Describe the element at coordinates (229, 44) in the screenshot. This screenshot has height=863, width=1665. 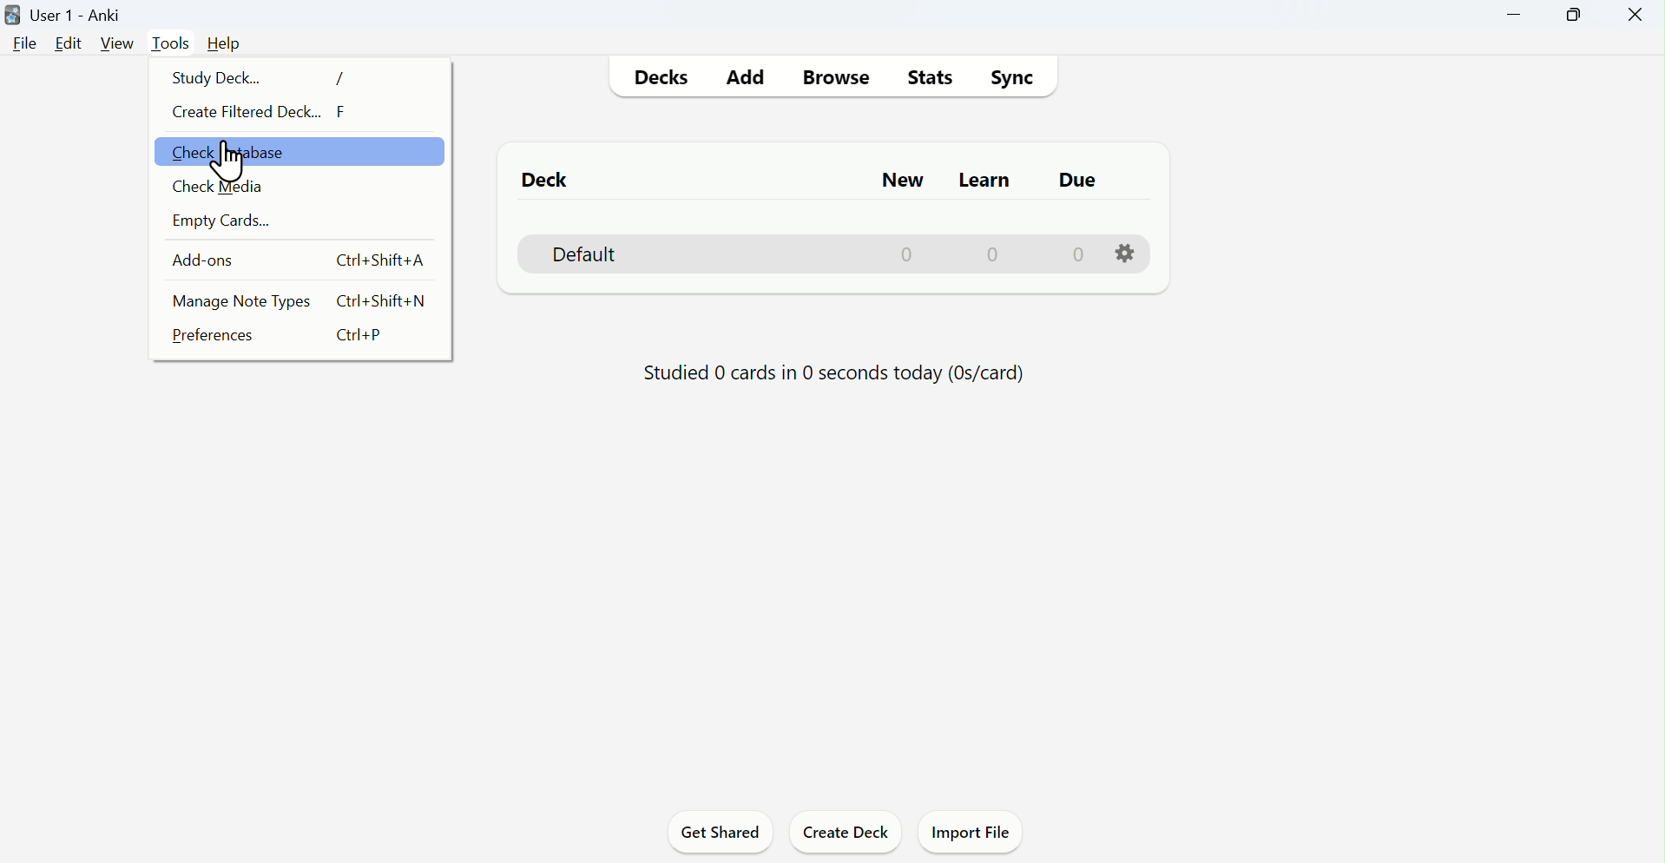
I see `Help` at that location.